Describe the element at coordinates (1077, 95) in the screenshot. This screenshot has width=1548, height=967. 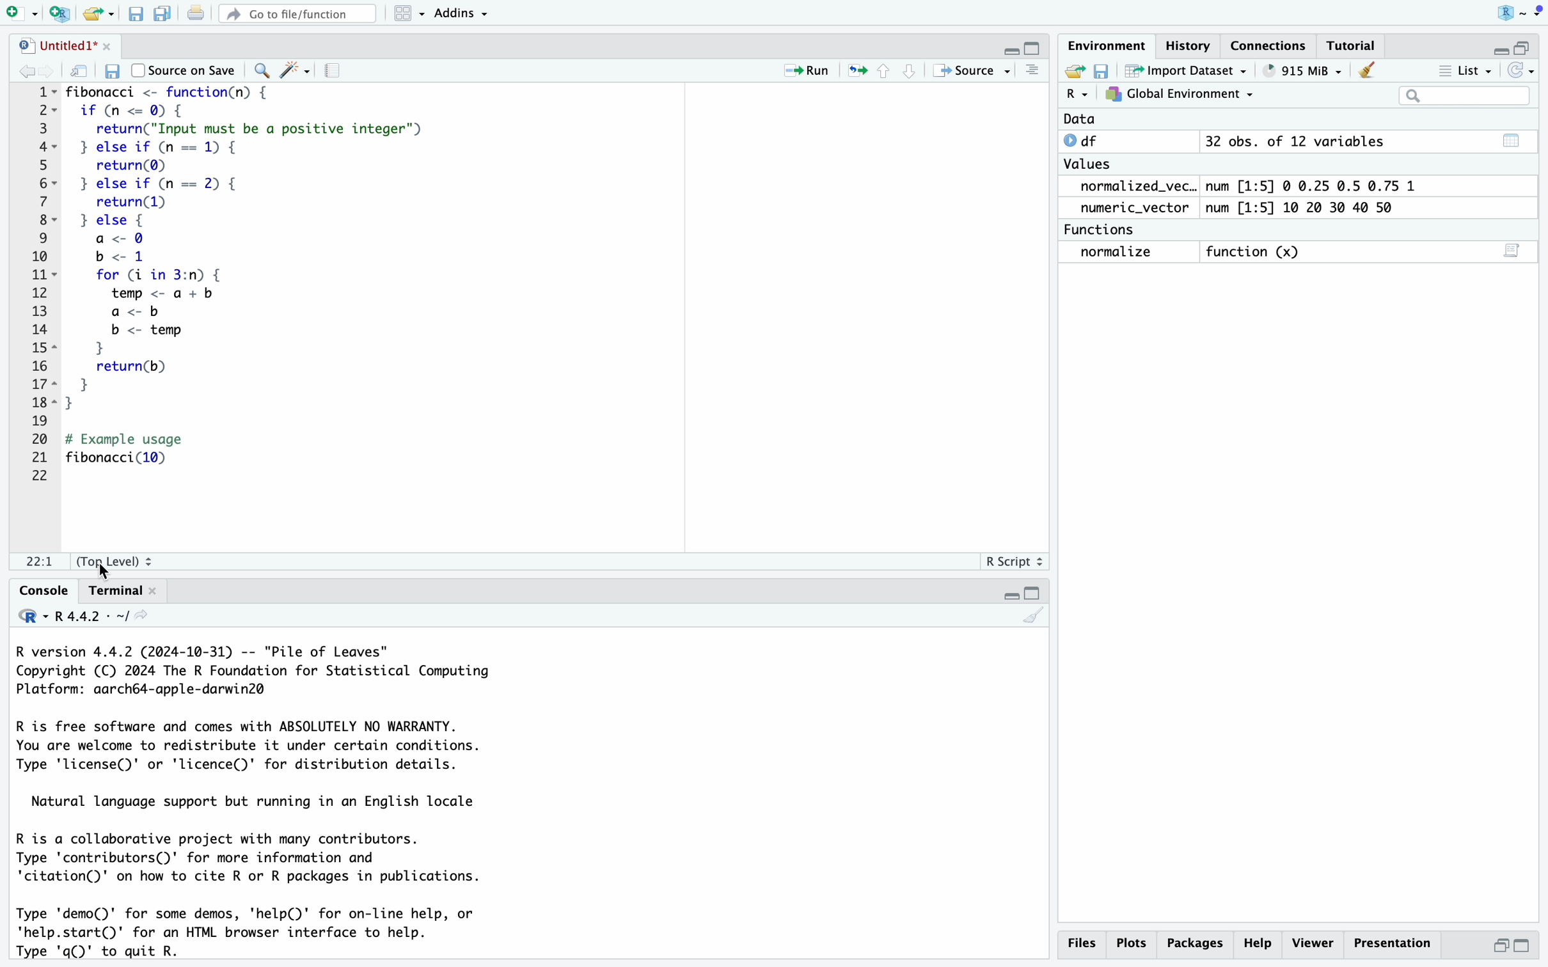
I see `select language` at that location.